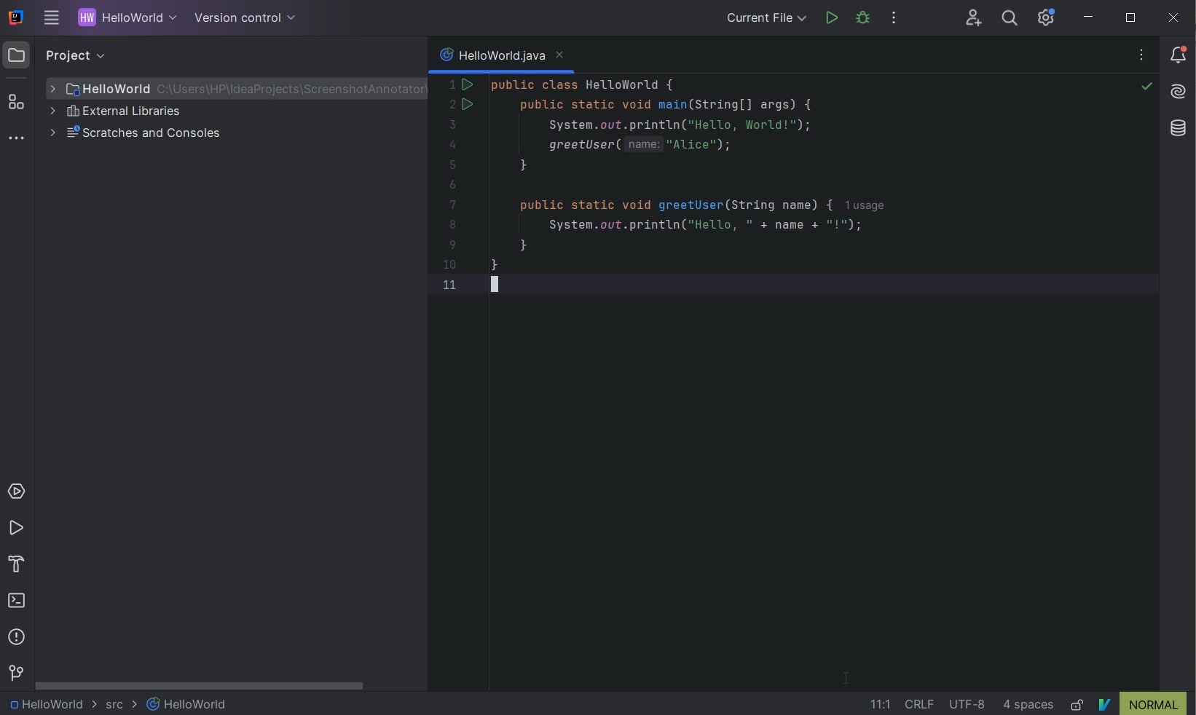 The image size is (1196, 715). What do you see at coordinates (766, 20) in the screenshot?
I see `CURRENT FILE` at bounding box center [766, 20].